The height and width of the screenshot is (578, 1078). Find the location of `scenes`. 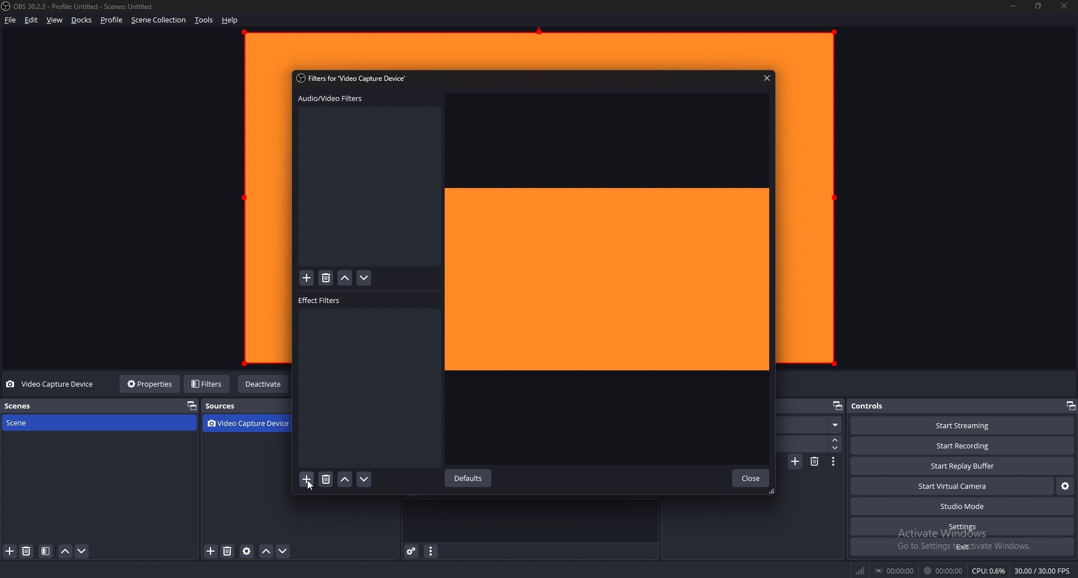

scenes is located at coordinates (56, 406).